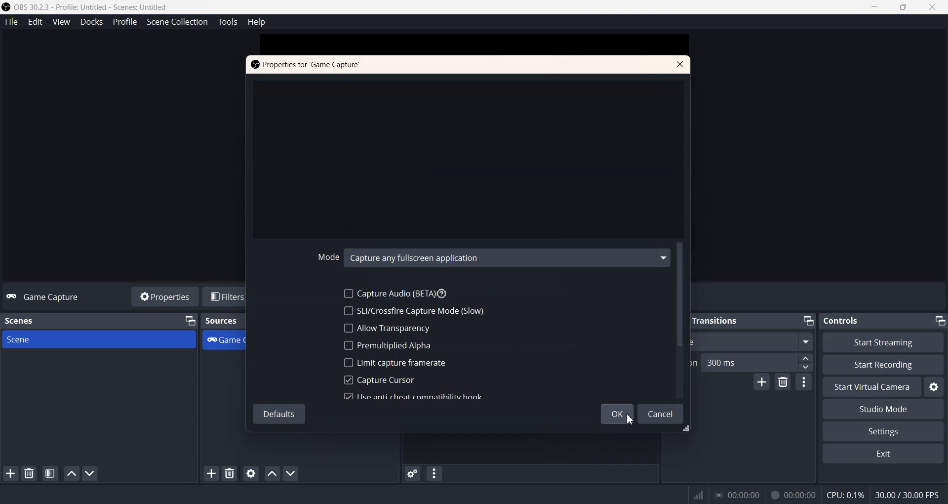 This screenshot has width=948, height=504. I want to click on Vertical scroll bar, so click(682, 321).